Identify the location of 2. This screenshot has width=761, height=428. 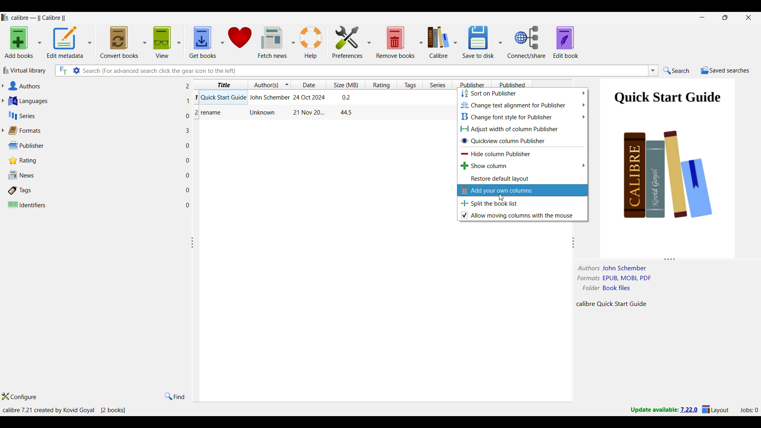
(189, 86).